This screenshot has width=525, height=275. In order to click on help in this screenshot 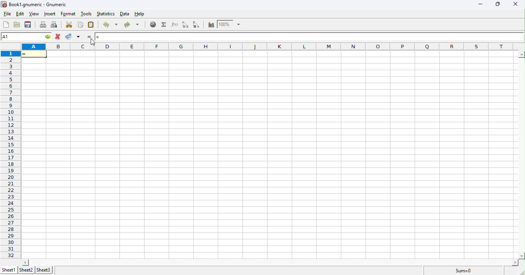, I will do `click(139, 14)`.